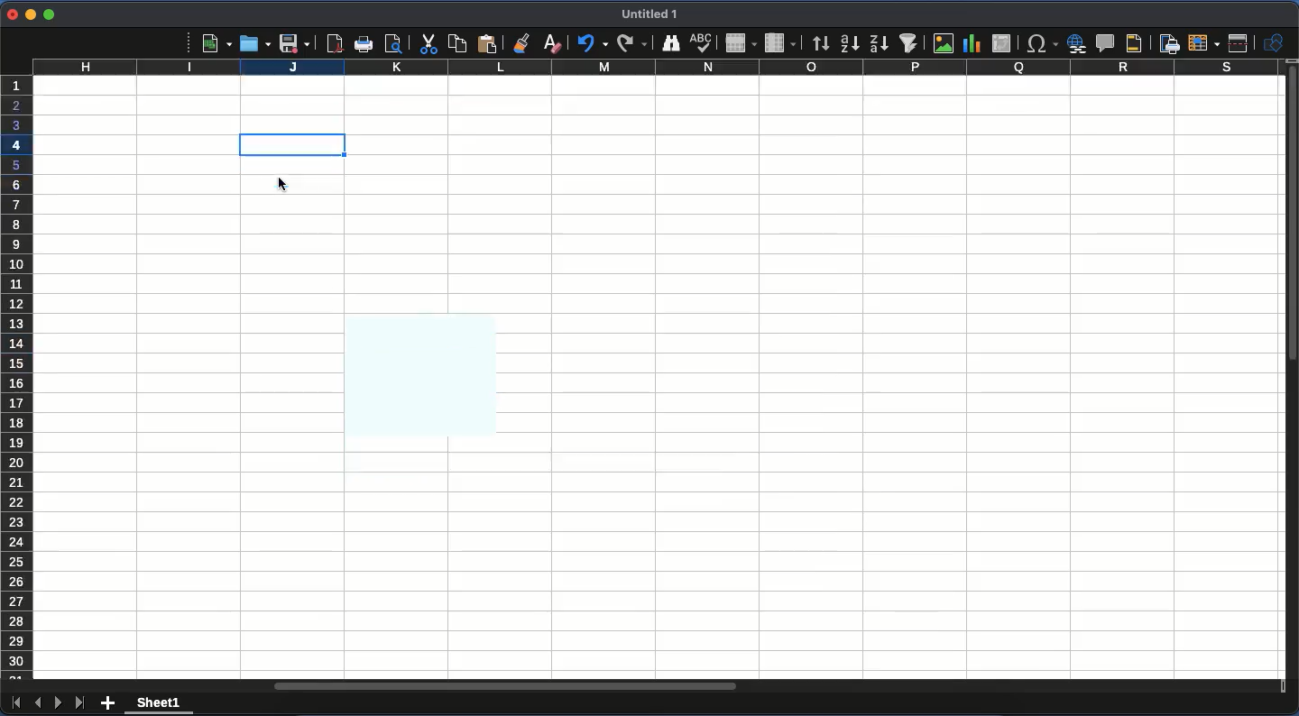 Image resolution: width=1299 pixels, height=716 pixels. What do you see at coordinates (704, 43) in the screenshot?
I see `spell check` at bounding box center [704, 43].